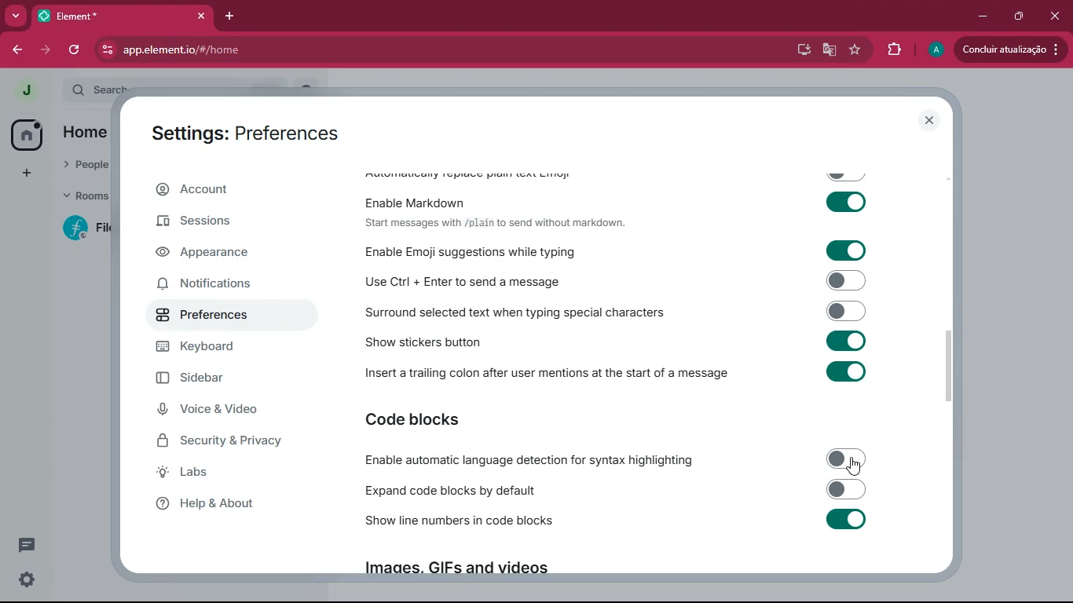 Image resolution: width=1073 pixels, height=603 pixels. Describe the element at coordinates (936, 50) in the screenshot. I see `profile` at that location.